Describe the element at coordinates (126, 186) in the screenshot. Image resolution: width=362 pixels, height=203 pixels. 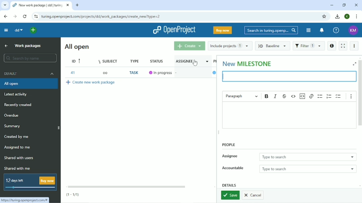
I see `Horizontal scrollbar` at that location.